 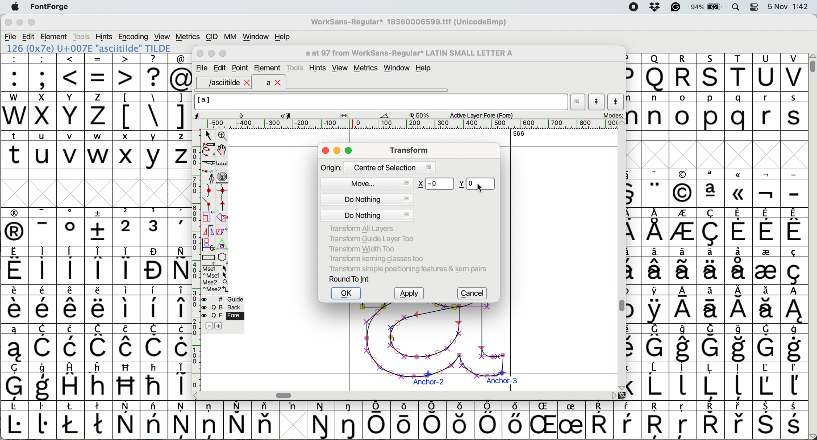 I want to click on edit, so click(x=29, y=37).